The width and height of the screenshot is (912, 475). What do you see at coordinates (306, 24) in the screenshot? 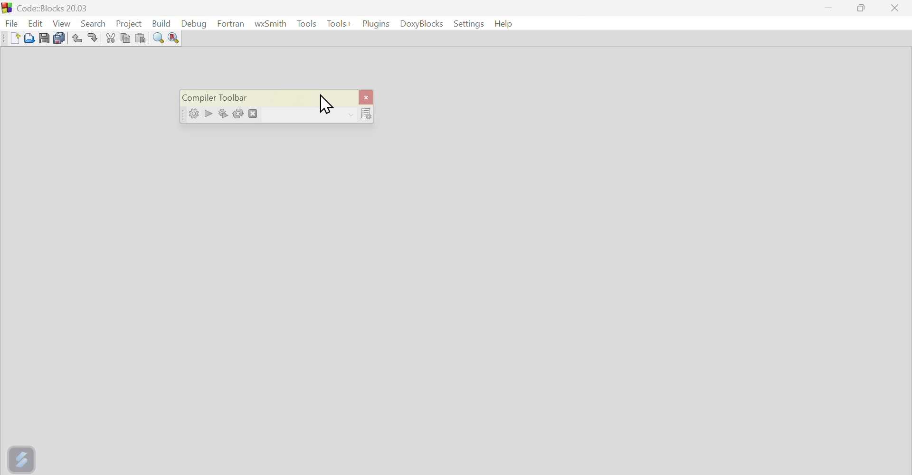
I see `` at bounding box center [306, 24].